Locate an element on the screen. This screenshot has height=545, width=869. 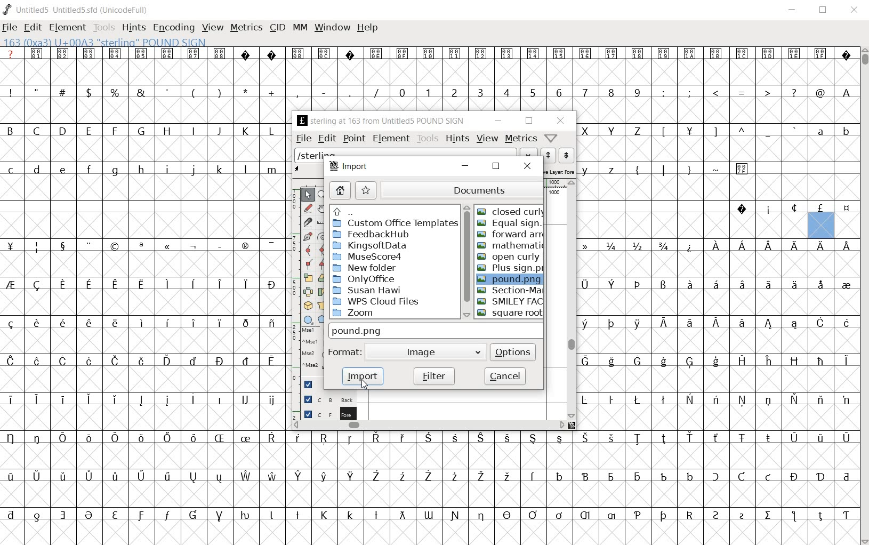
Symbol is located at coordinates (37, 246).